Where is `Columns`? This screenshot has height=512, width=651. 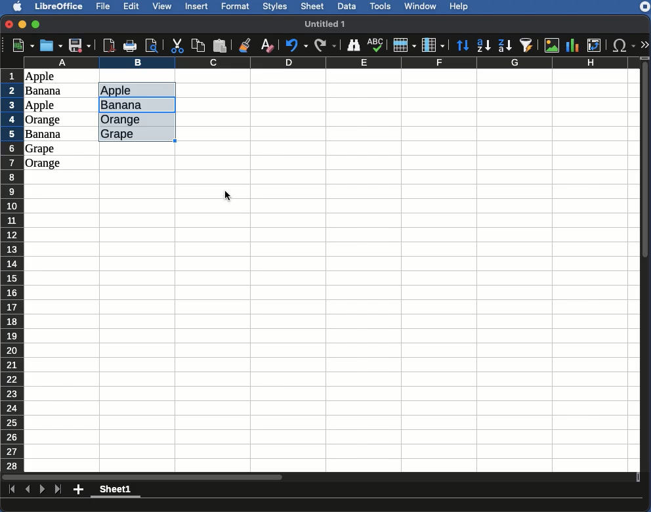 Columns is located at coordinates (329, 62).